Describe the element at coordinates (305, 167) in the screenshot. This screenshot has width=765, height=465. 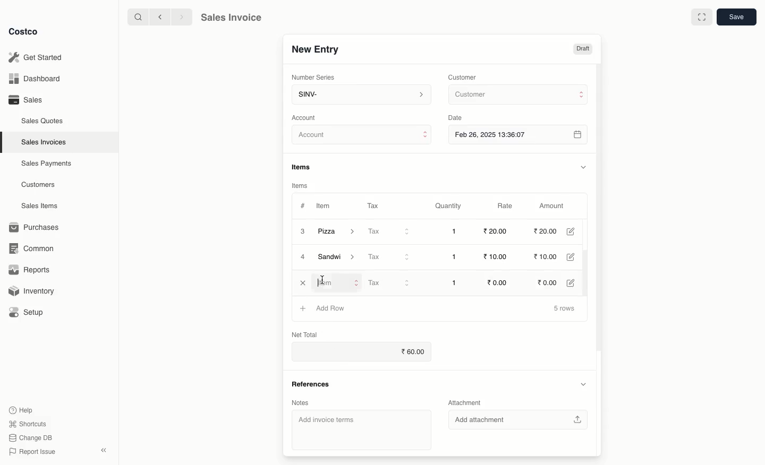
I see `Items` at that location.